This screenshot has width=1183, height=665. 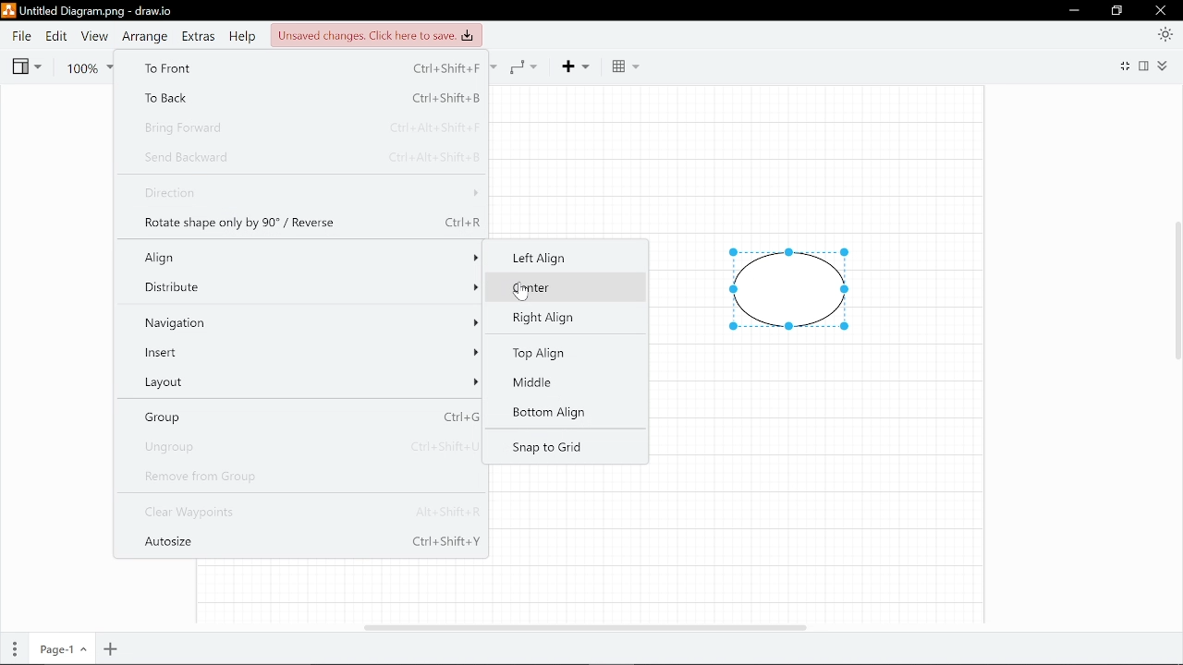 What do you see at coordinates (304, 69) in the screenshot?
I see `To front` at bounding box center [304, 69].